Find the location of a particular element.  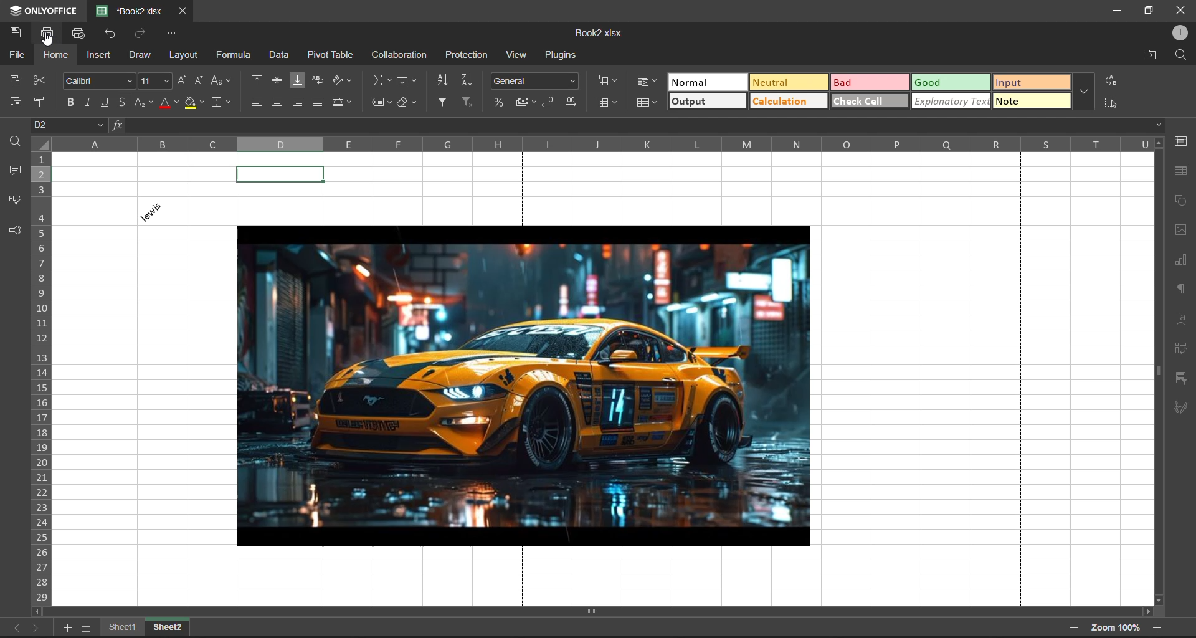

file name is located at coordinates (599, 34).